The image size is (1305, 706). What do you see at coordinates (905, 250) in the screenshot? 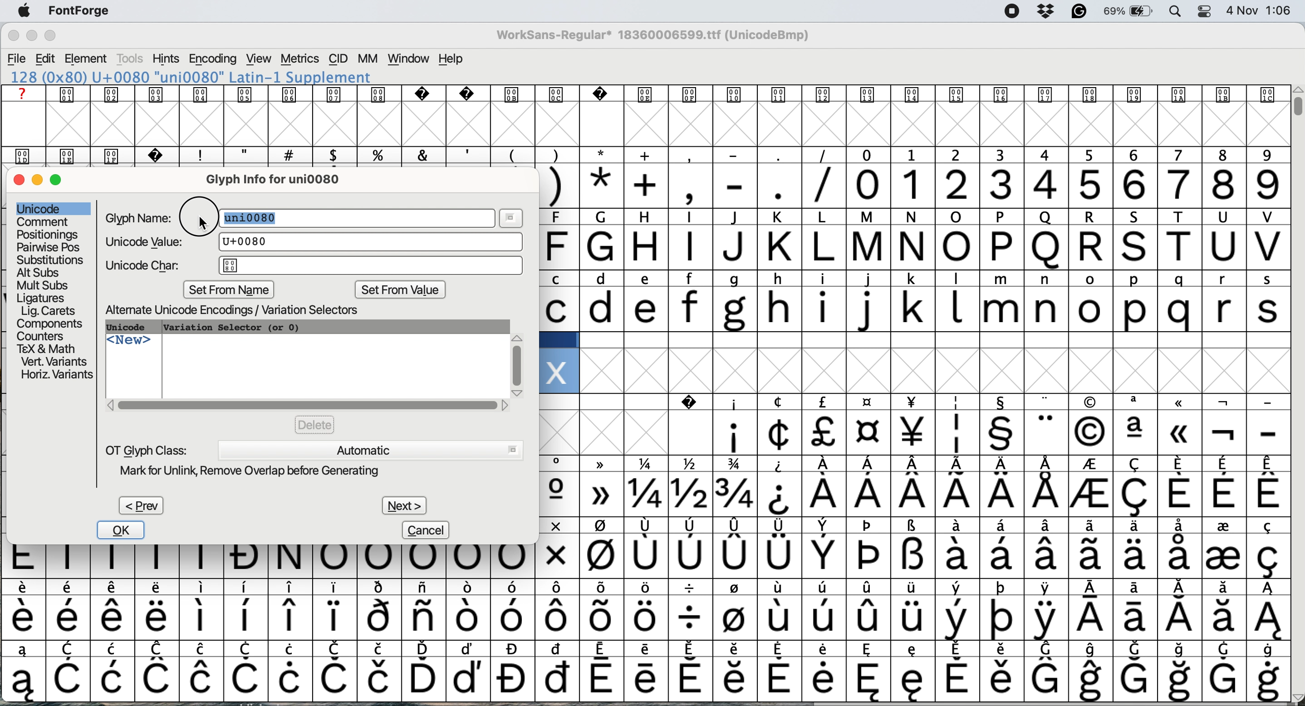
I see `capital letters a to v` at bounding box center [905, 250].